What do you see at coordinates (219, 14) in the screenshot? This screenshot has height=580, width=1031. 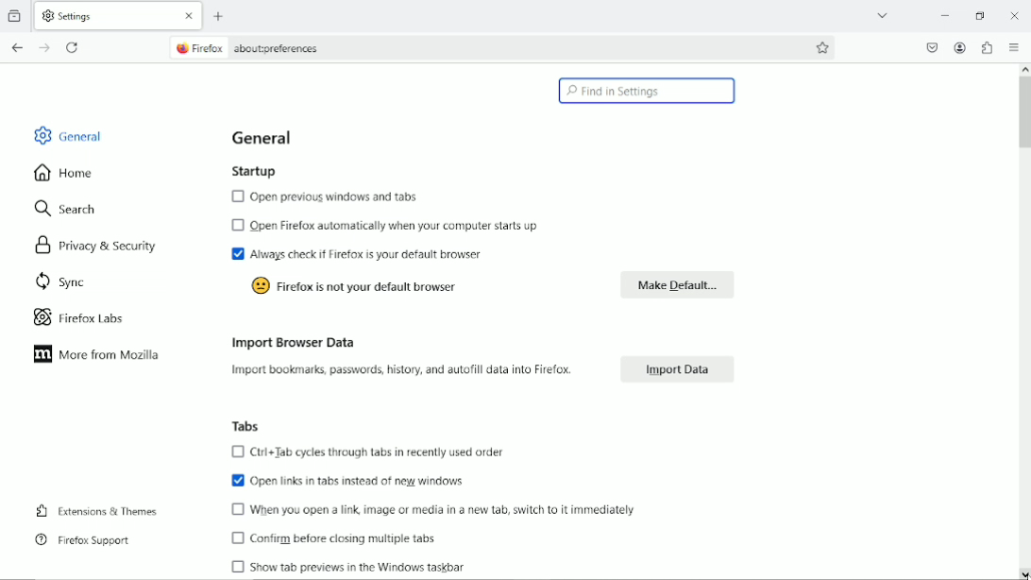 I see `New tab` at bounding box center [219, 14].